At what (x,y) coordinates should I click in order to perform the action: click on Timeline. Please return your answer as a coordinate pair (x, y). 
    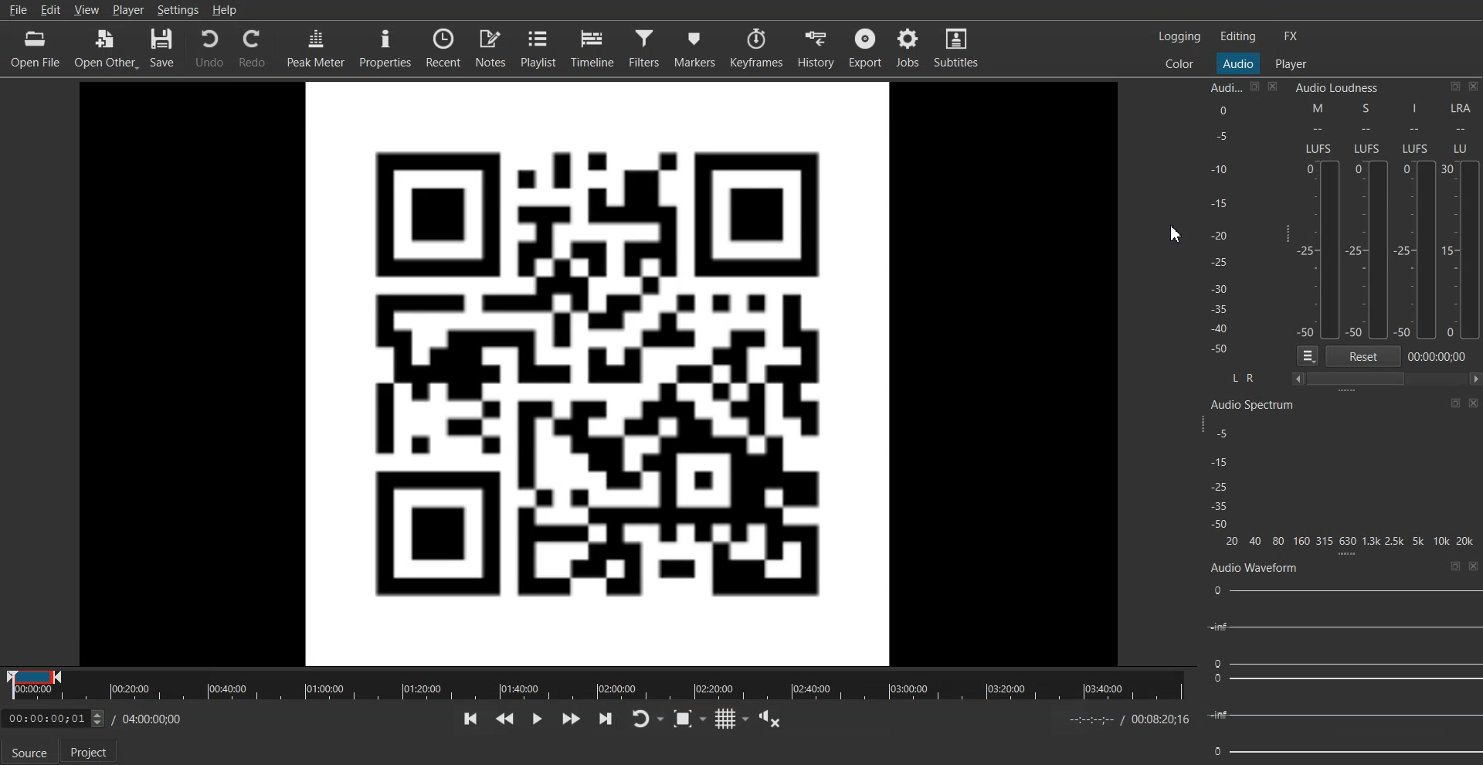
    Looking at the image, I should click on (593, 48).